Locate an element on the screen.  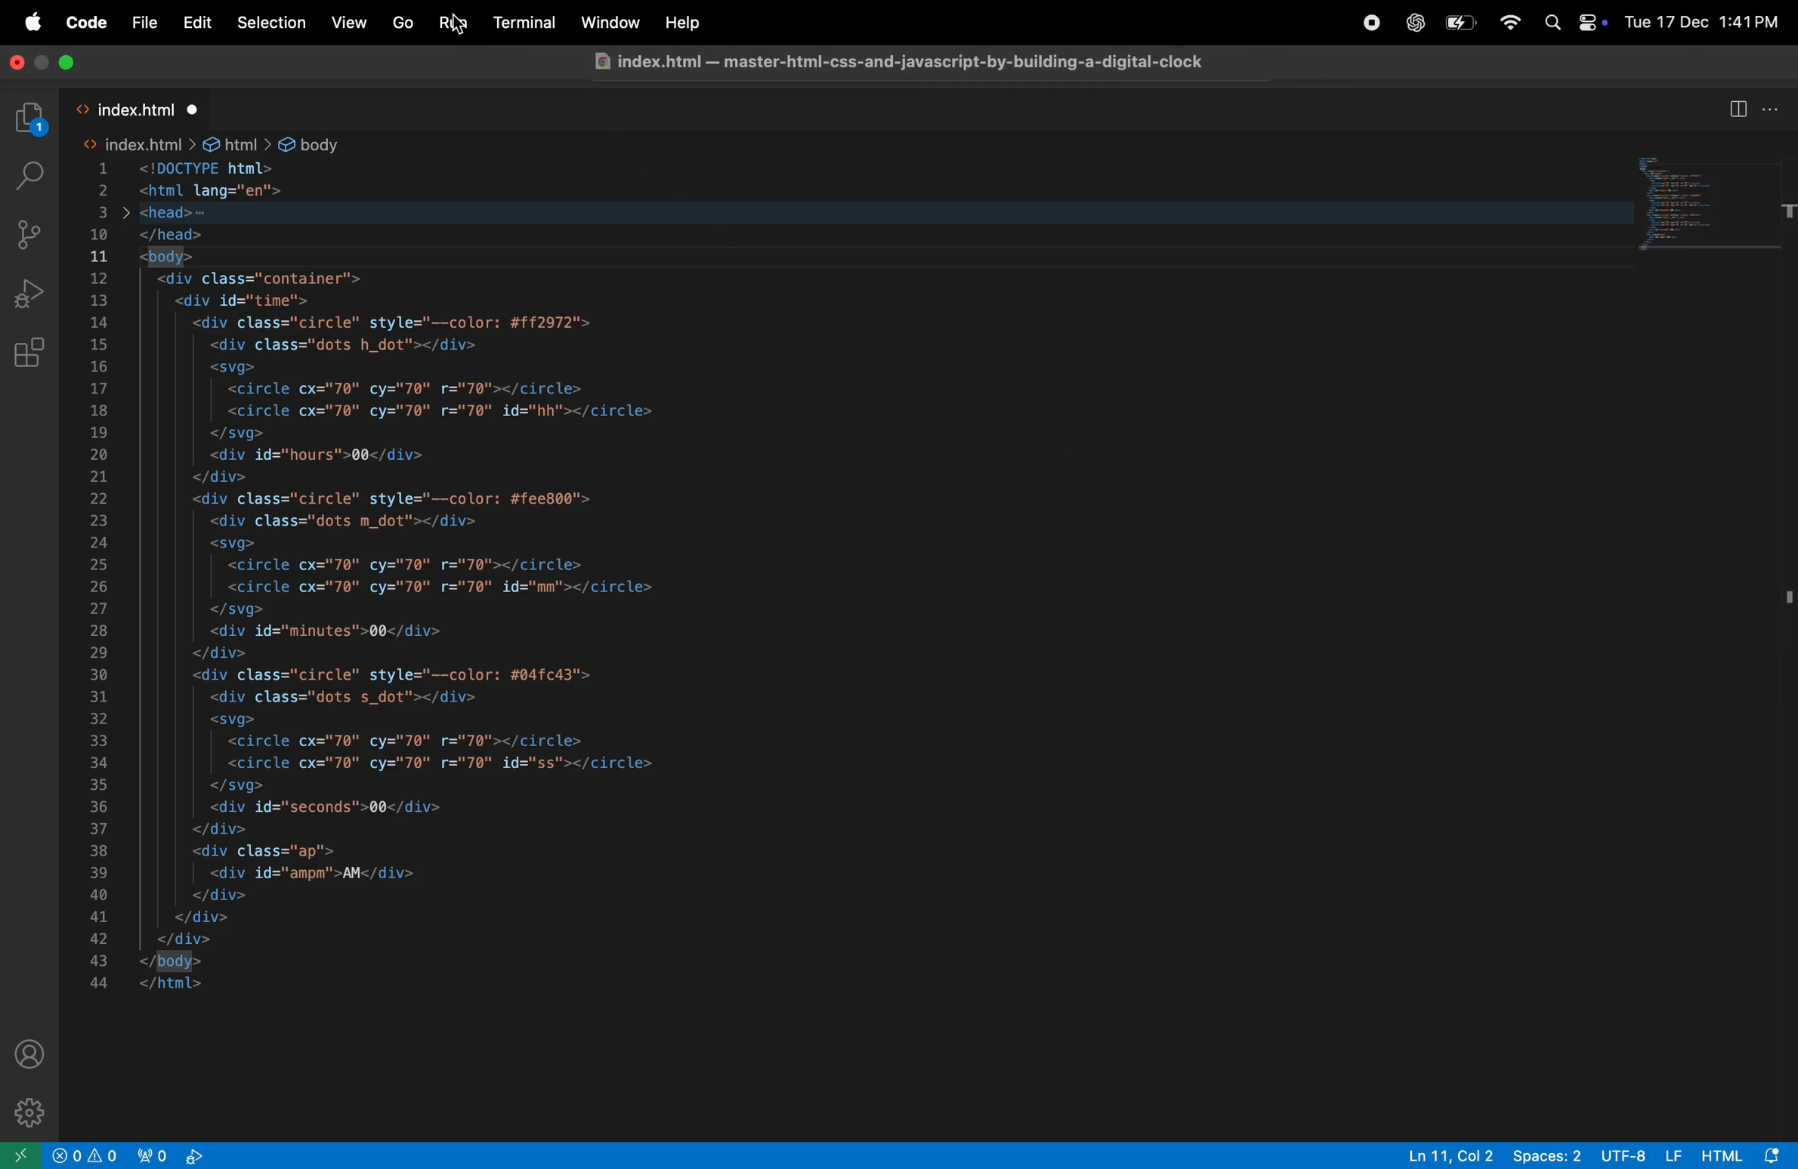
terminal is located at coordinates (525, 23).